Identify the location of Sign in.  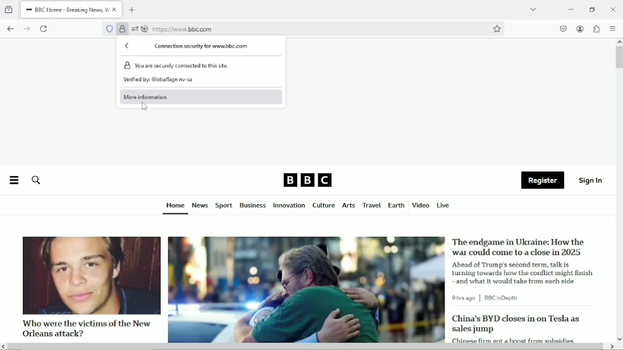
(591, 180).